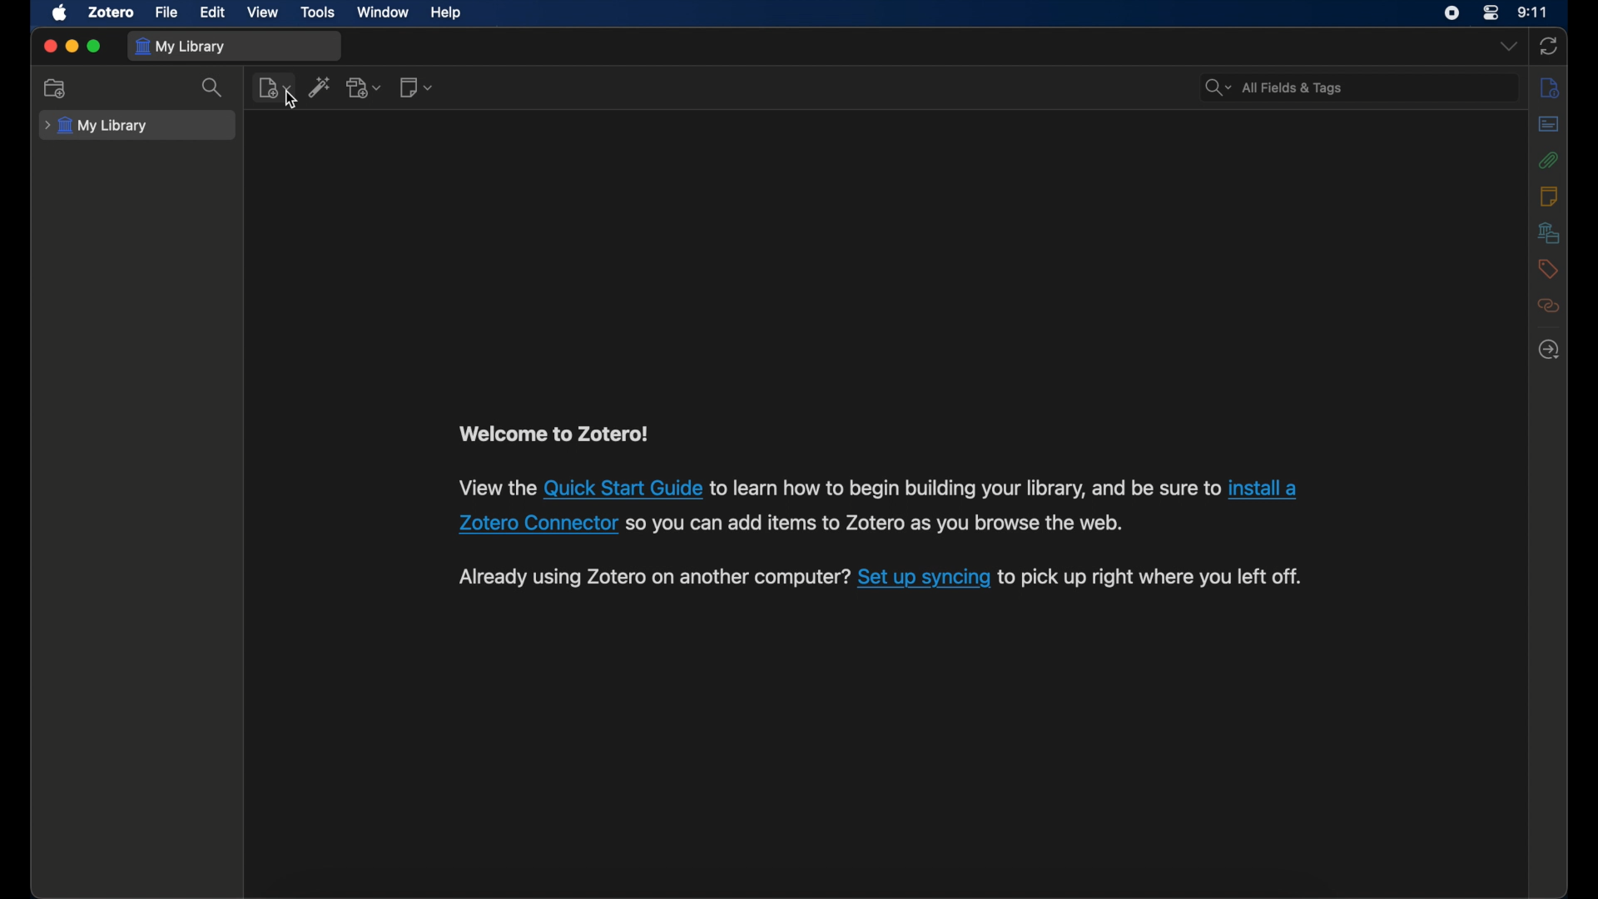 This screenshot has width=1598, height=899. What do you see at coordinates (214, 88) in the screenshot?
I see `search` at bounding box center [214, 88].